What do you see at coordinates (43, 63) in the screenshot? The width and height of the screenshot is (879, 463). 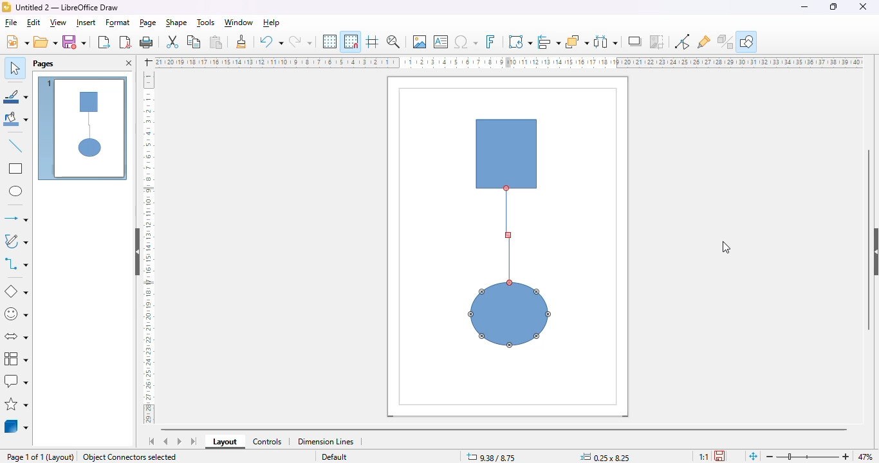 I see `pages` at bounding box center [43, 63].